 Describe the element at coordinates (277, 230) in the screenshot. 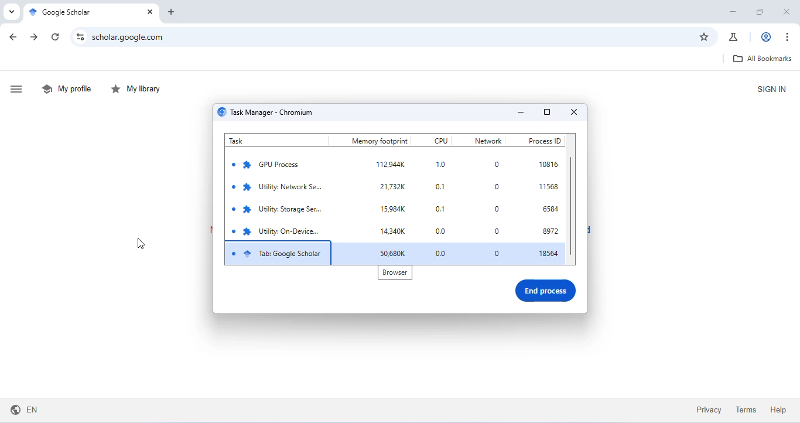

I see `Utility on-Device model service` at that location.